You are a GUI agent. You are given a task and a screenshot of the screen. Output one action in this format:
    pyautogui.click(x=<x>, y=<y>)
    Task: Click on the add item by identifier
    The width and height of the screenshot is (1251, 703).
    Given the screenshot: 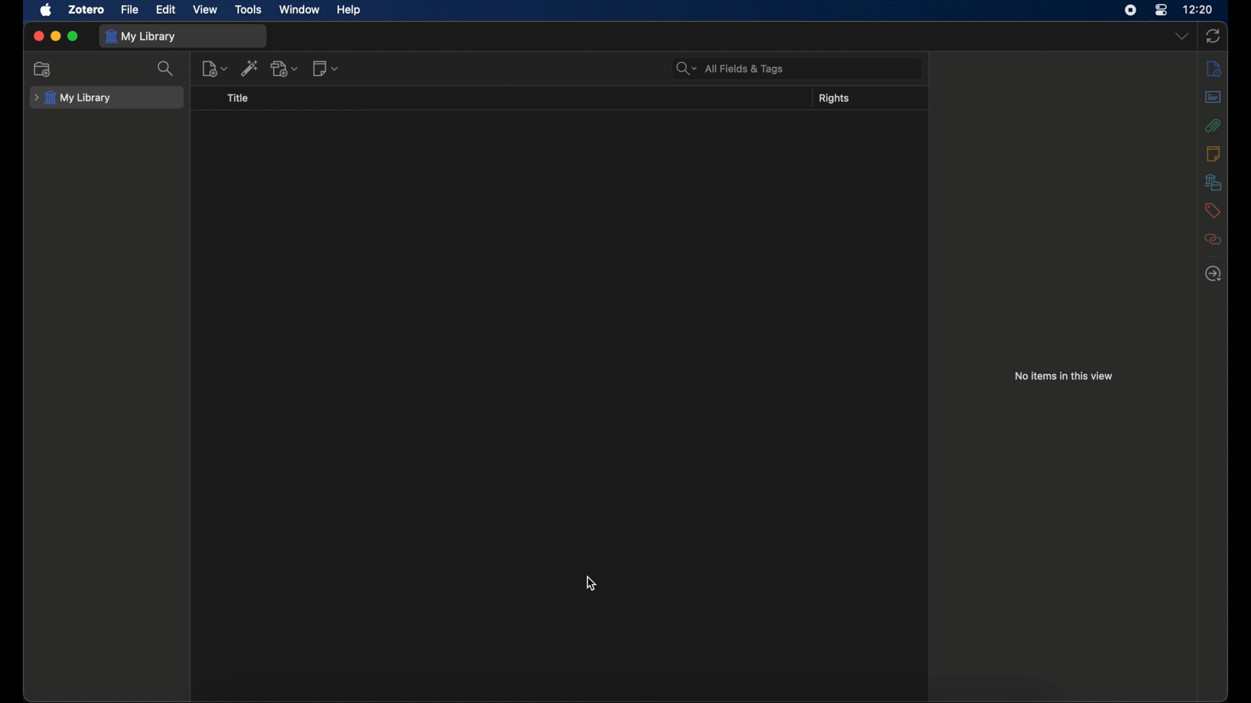 What is the action you would take?
    pyautogui.click(x=250, y=69)
    